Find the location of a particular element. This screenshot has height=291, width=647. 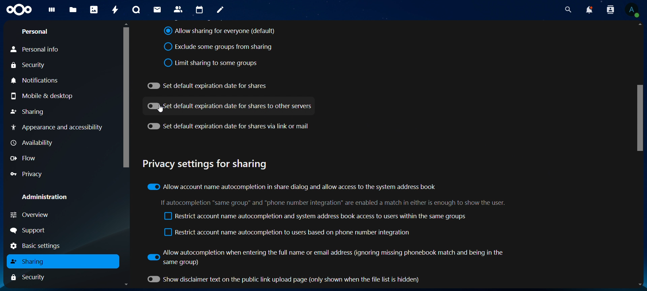

search contacts is located at coordinates (610, 10).